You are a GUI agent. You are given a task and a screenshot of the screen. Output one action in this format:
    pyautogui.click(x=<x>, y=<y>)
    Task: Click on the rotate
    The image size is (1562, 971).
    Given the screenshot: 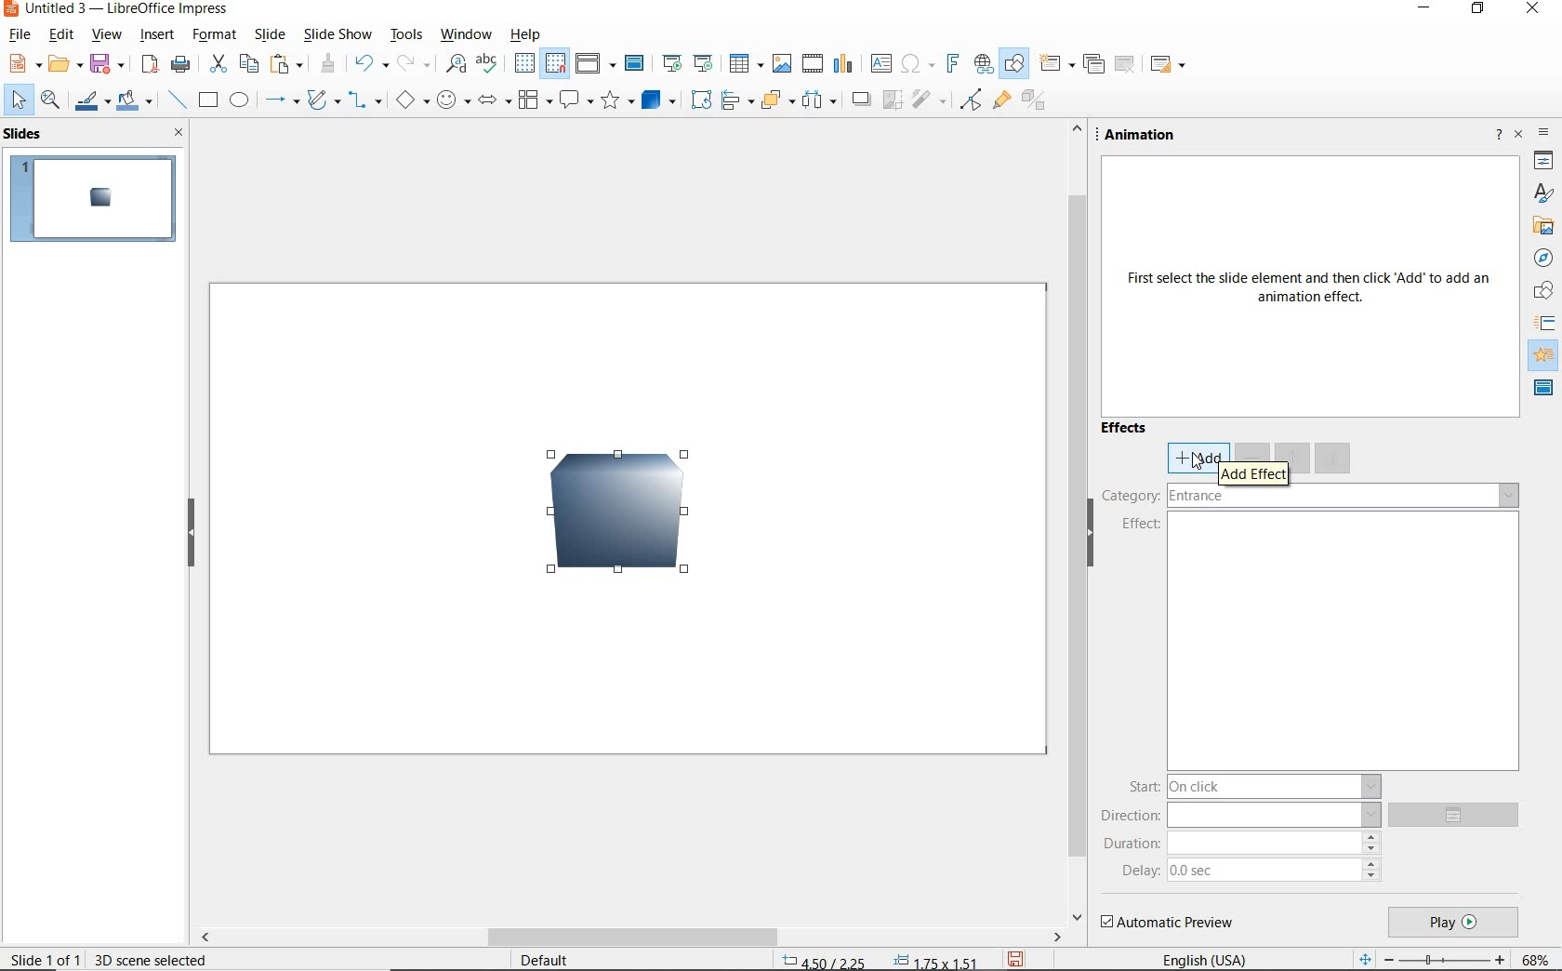 What is the action you would take?
    pyautogui.click(x=703, y=100)
    